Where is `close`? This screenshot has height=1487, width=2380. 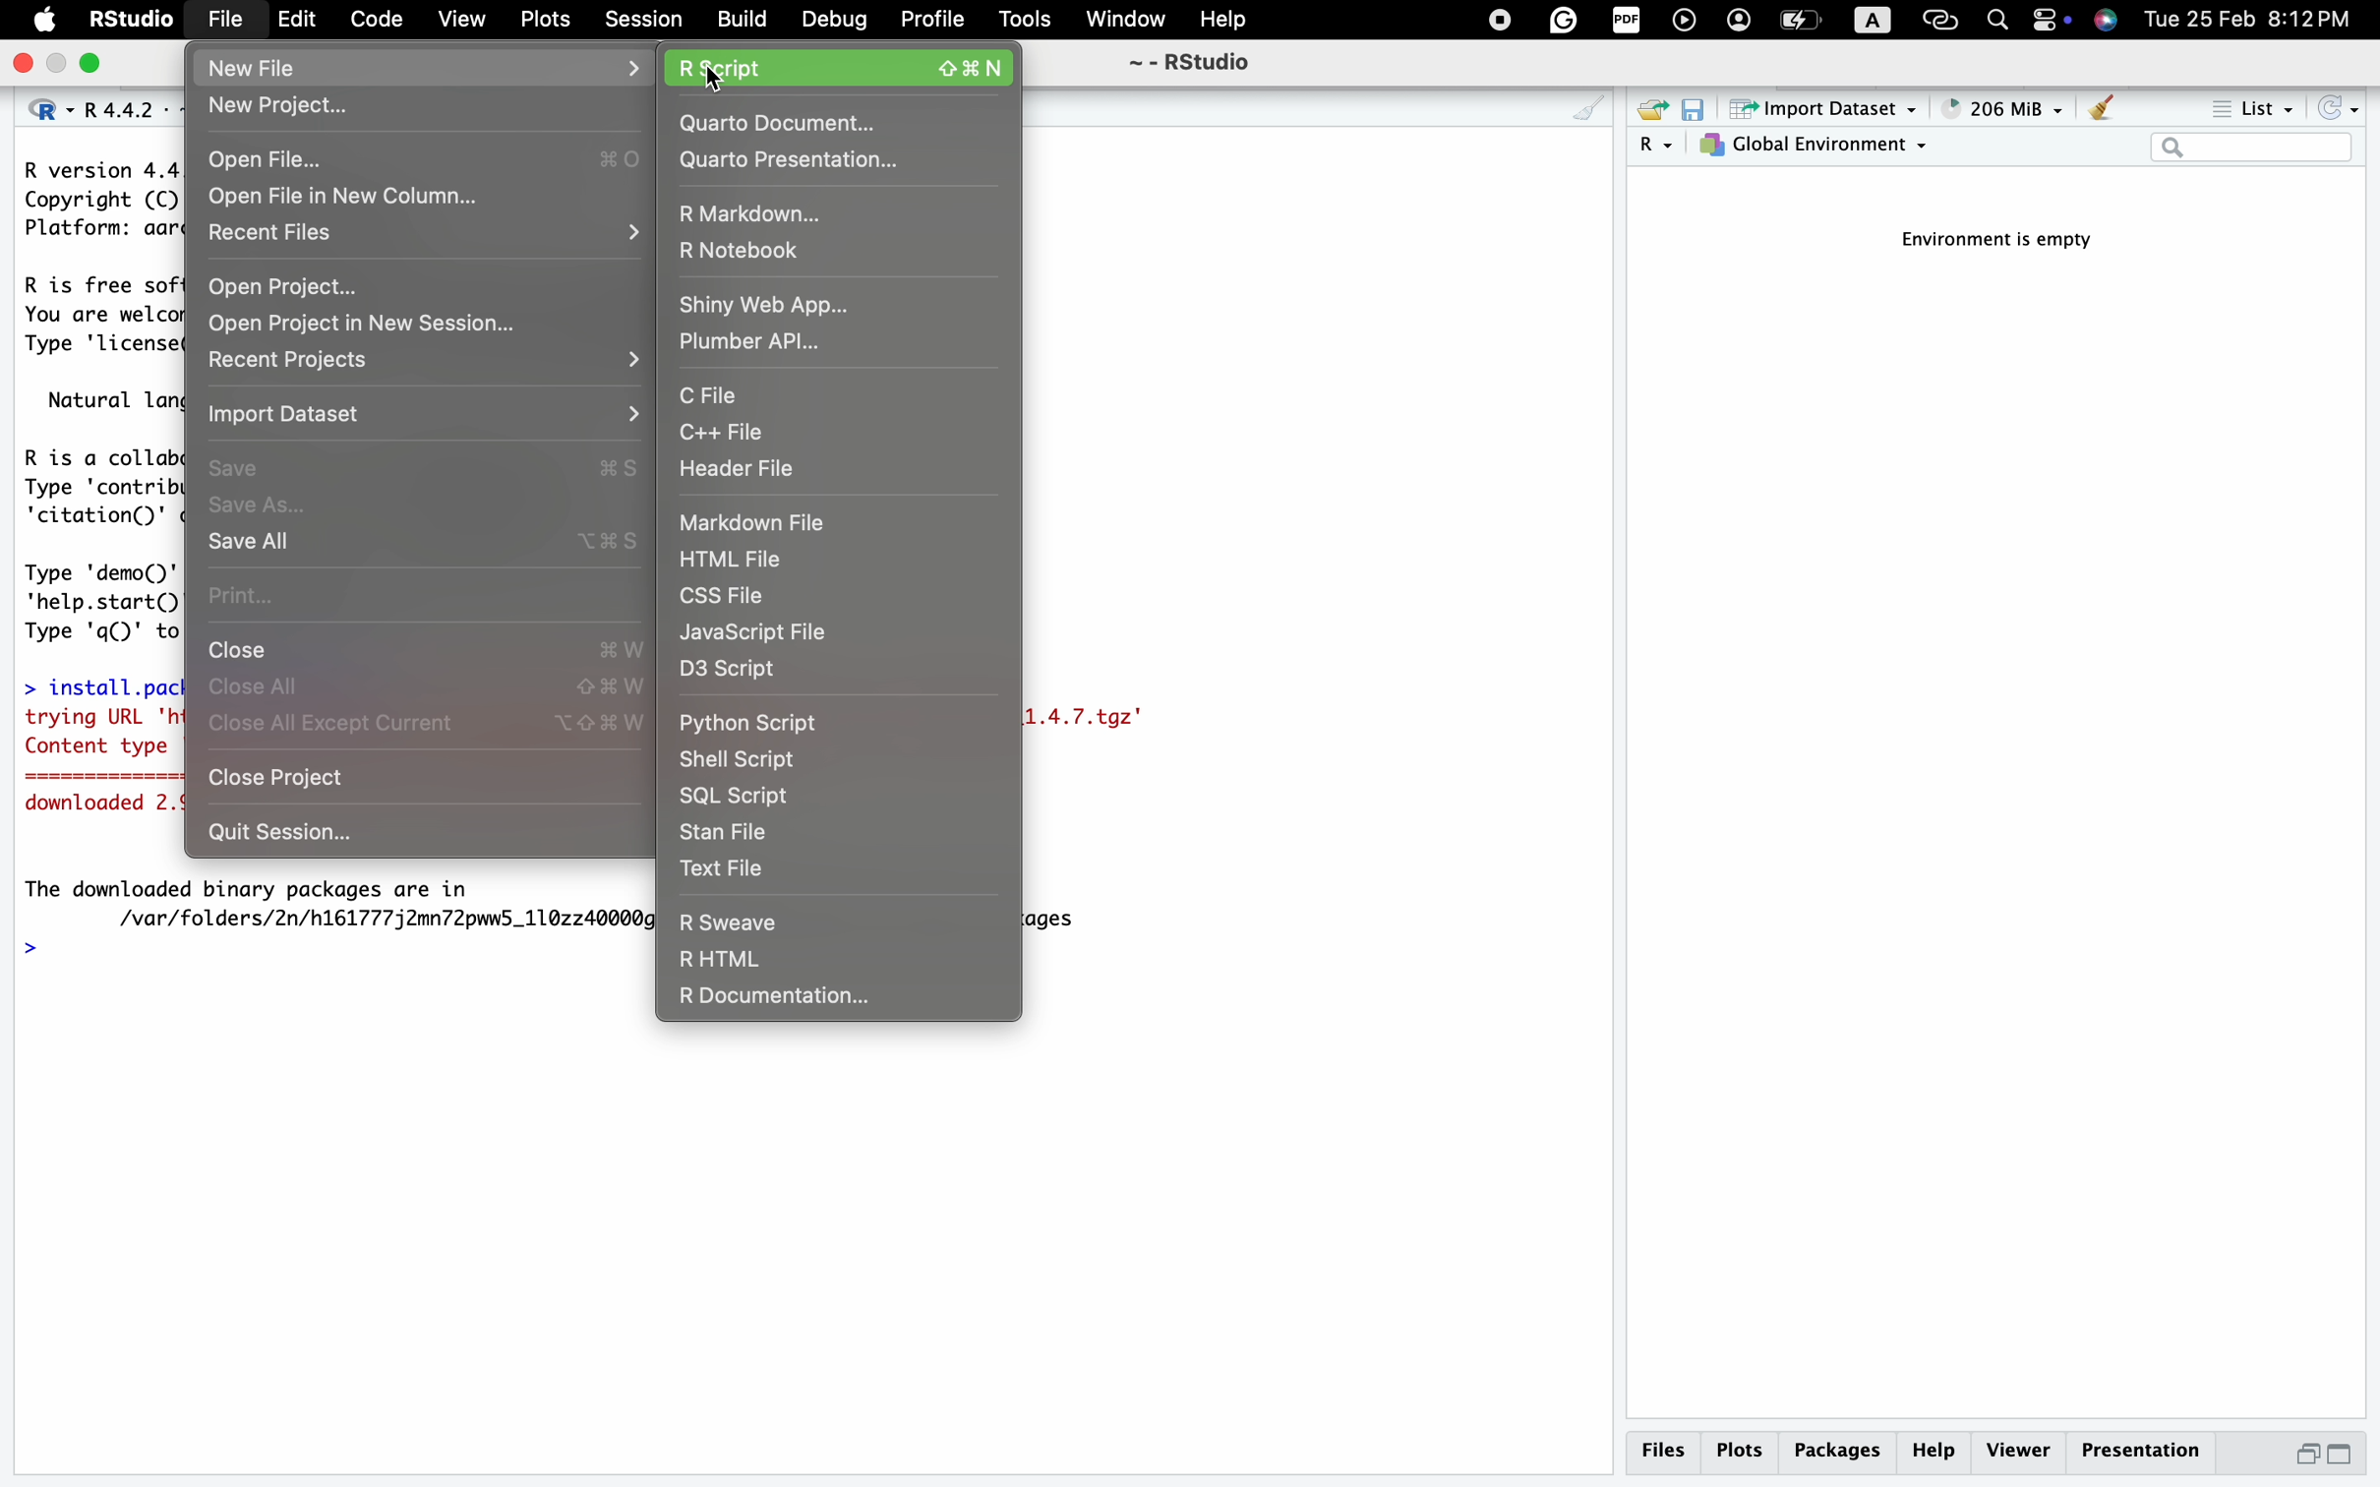 close is located at coordinates (429, 647).